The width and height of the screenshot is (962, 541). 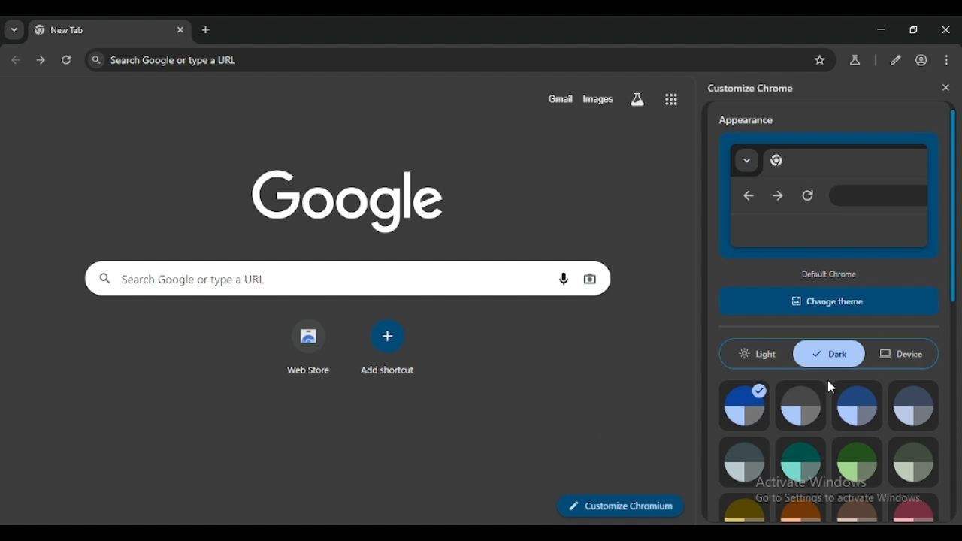 I want to click on search by image, so click(x=590, y=277).